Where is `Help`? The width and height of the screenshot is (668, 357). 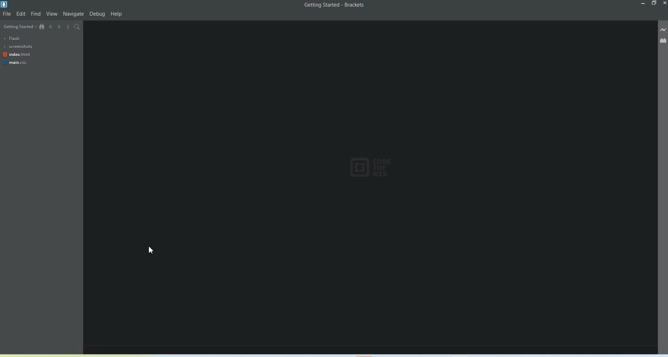 Help is located at coordinates (117, 14).